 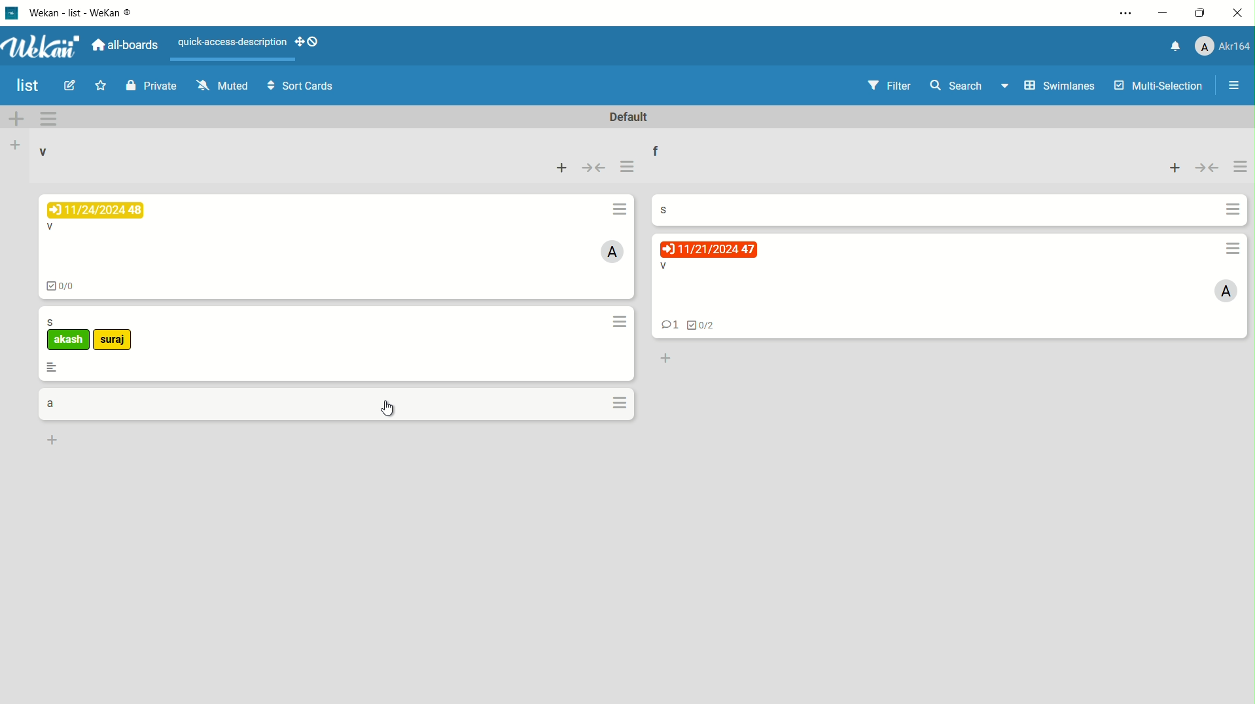 What do you see at coordinates (53, 368) in the screenshot?
I see `description` at bounding box center [53, 368].